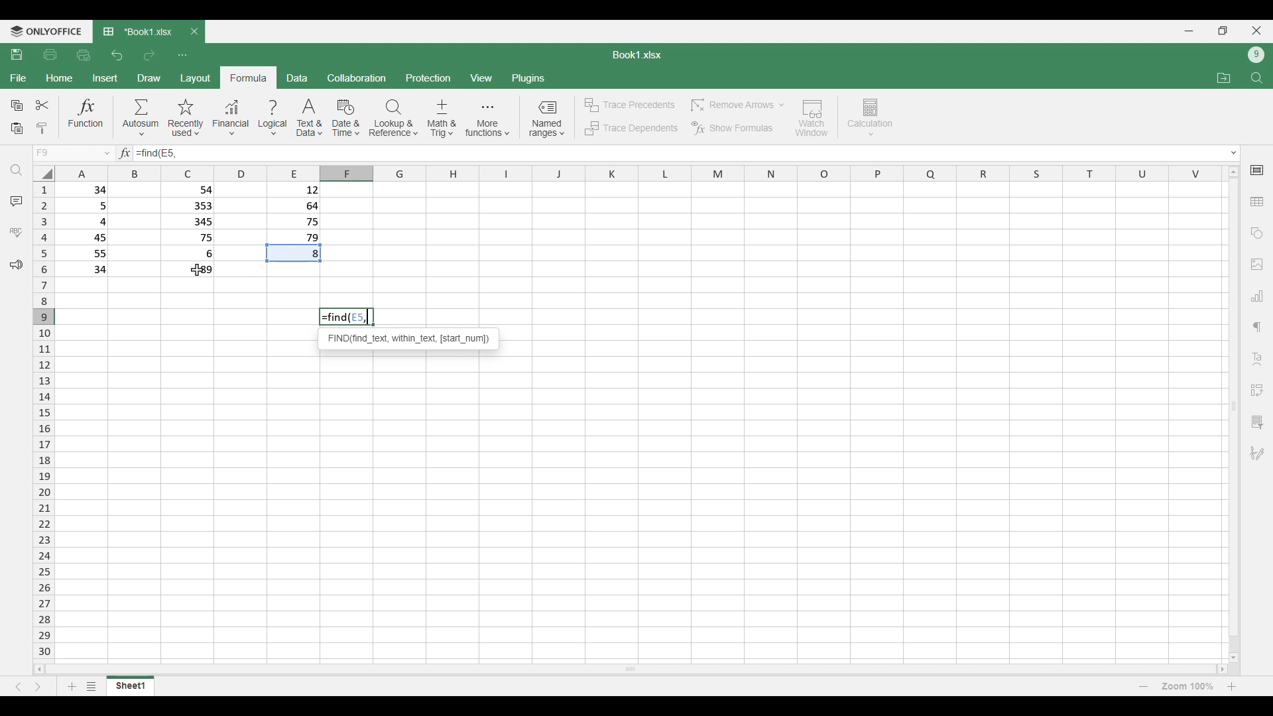 Image resolution: width=1273 pixels, height=716 pixels. Describe the element at coordinates (1187, 686) in the screenshot. I see `Current zoom factor` at that location.